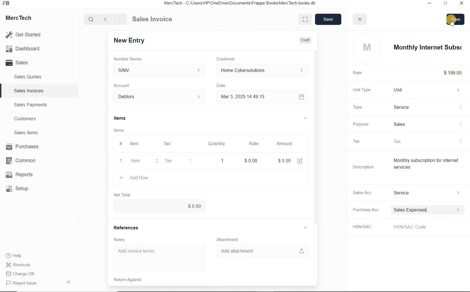 This screenshot has width=470, height=292. I want to click on edit, so click(299, 160).